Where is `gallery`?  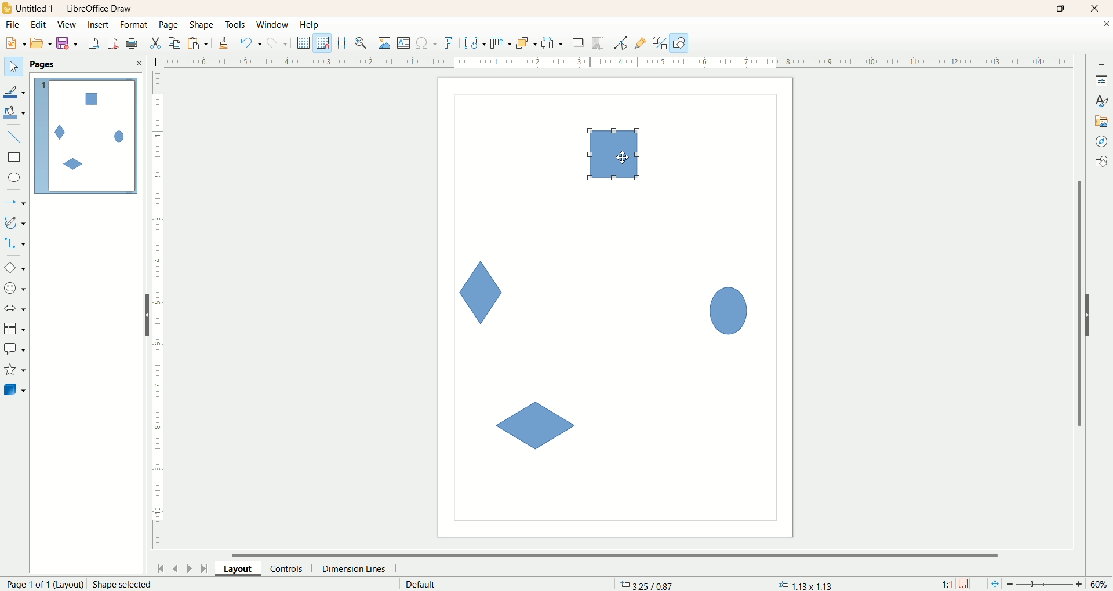
gallery is located at coordinates (1102, 120).